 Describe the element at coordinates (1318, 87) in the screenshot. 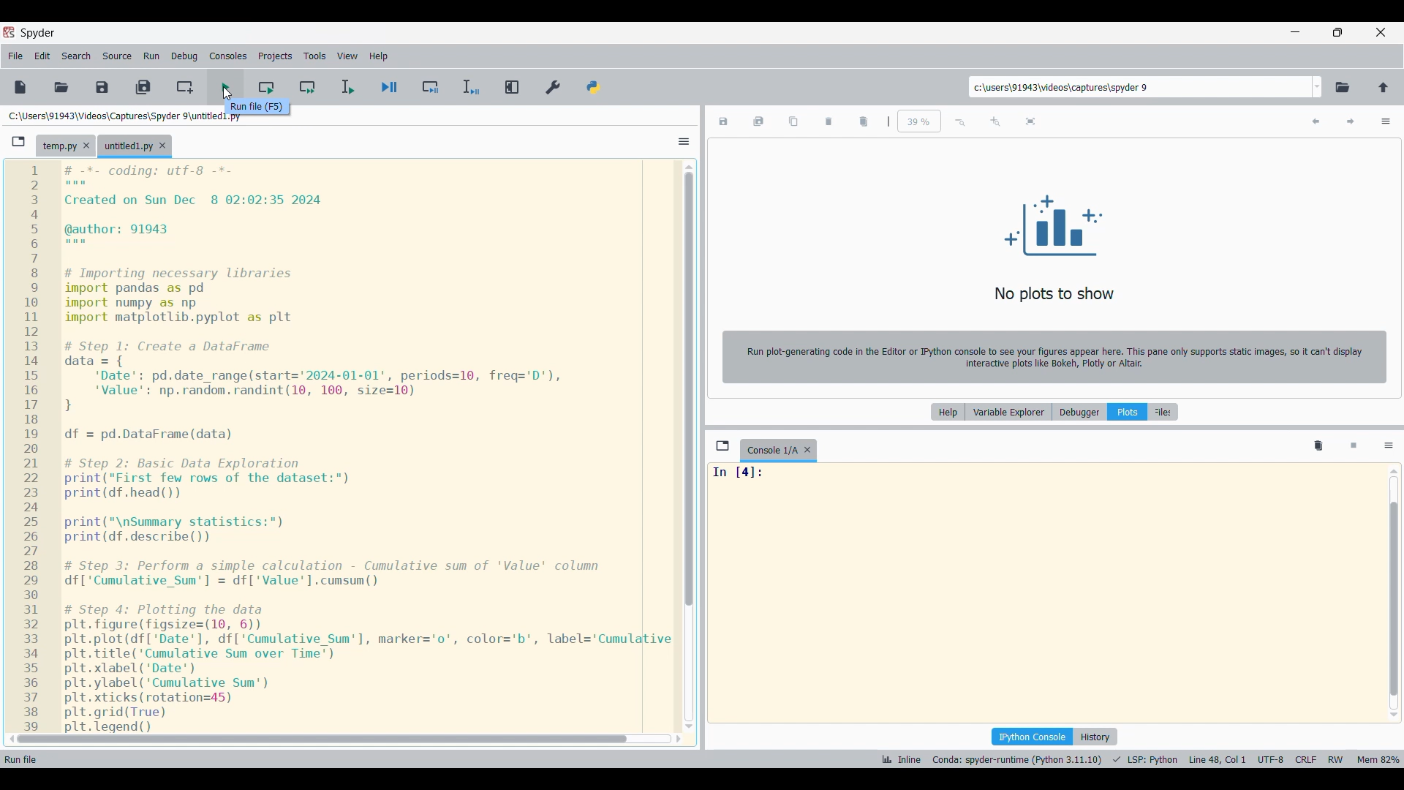

I see `Folder location options` at that location.